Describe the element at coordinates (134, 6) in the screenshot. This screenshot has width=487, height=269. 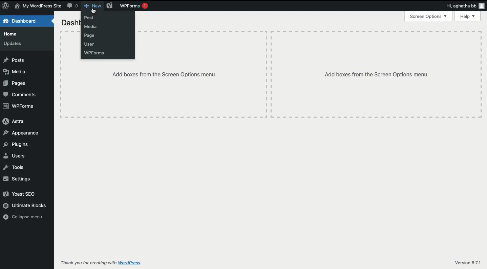
I see `WPForms` at that location.